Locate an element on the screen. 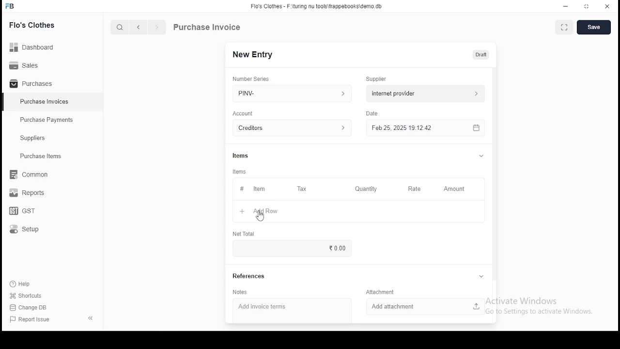  close pane is located at coordinates (90, 317).